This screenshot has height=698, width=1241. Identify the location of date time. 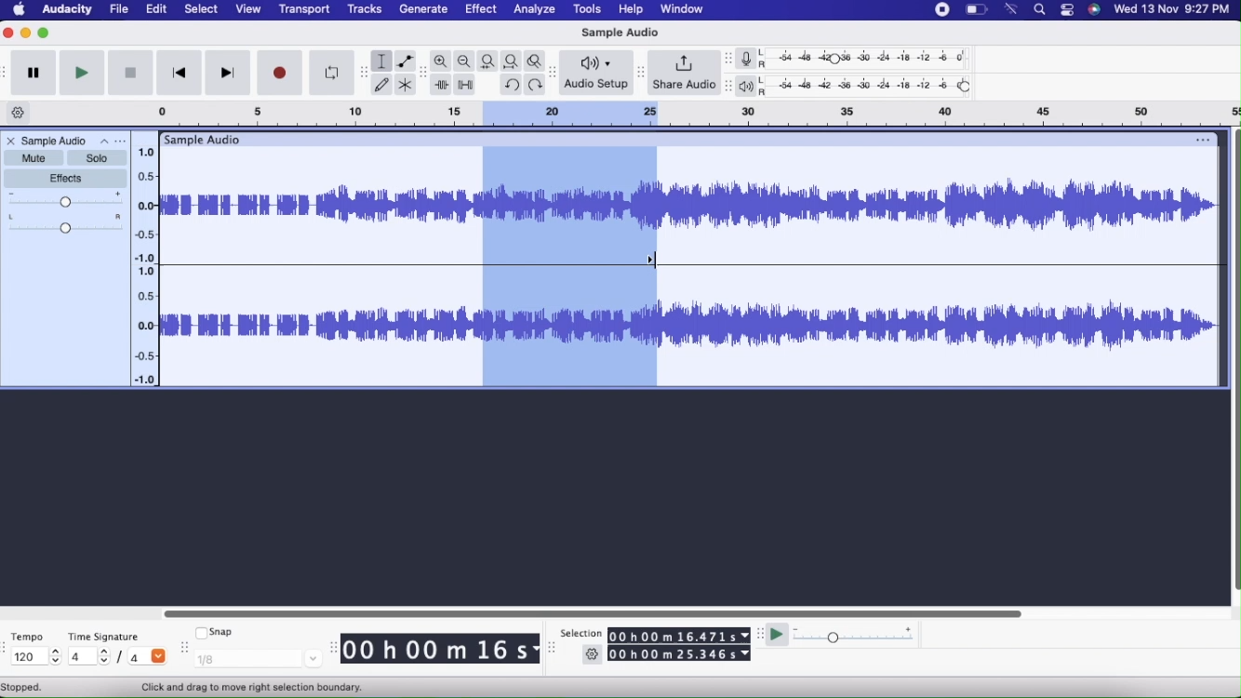
(1172, 8).